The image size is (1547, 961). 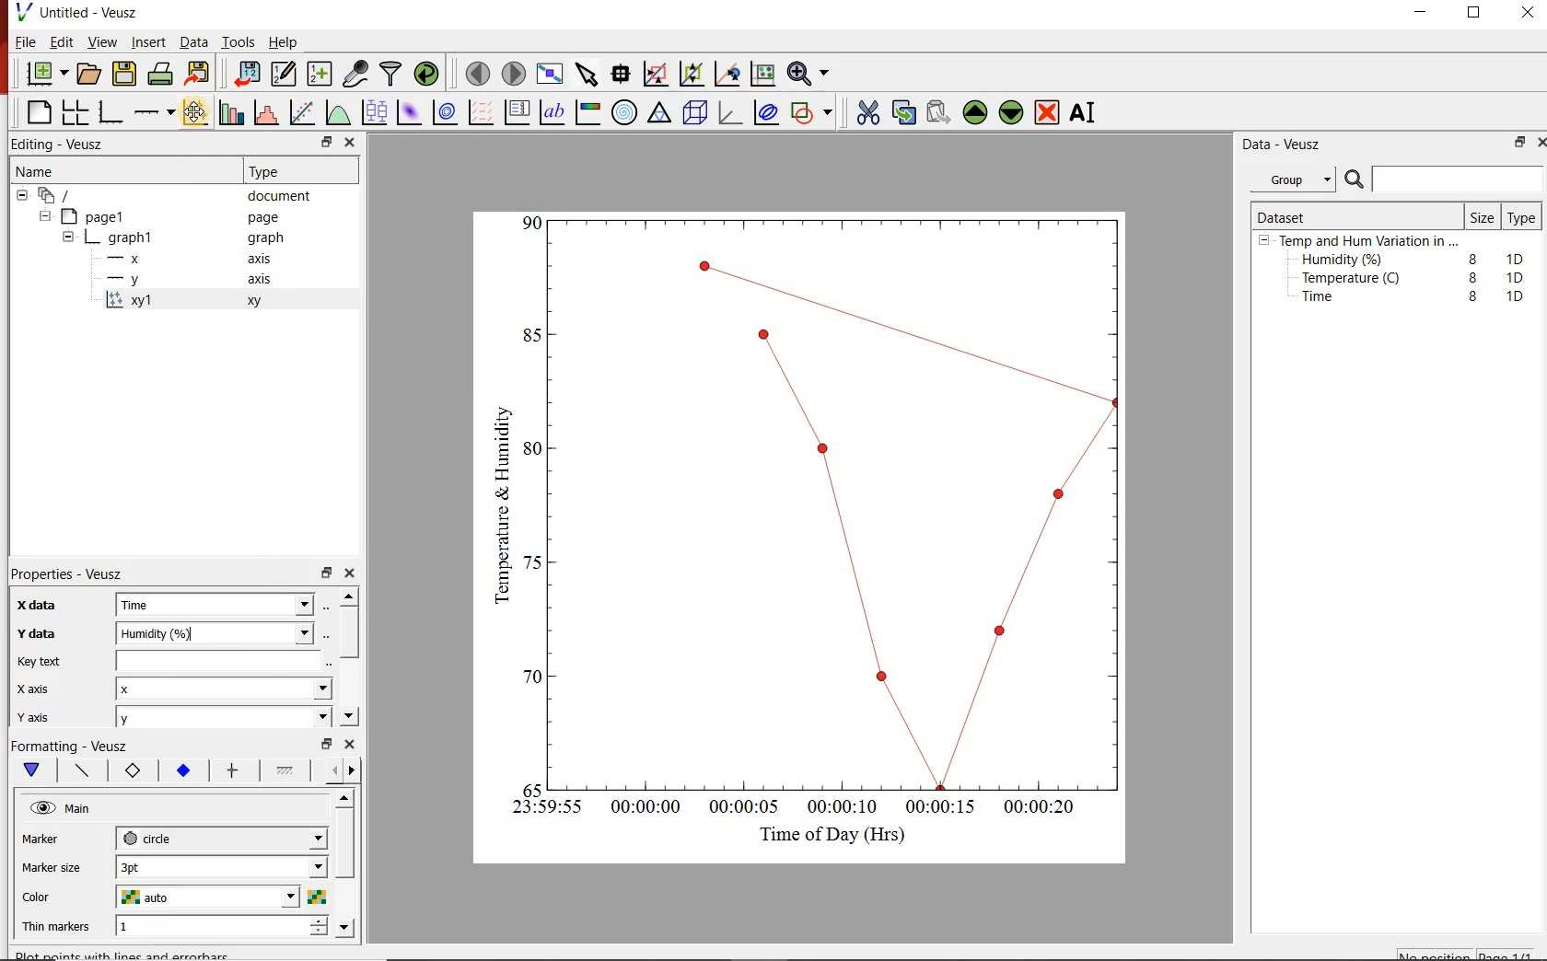 I want to click on 00:00:20, so click(x=1047, y=808).